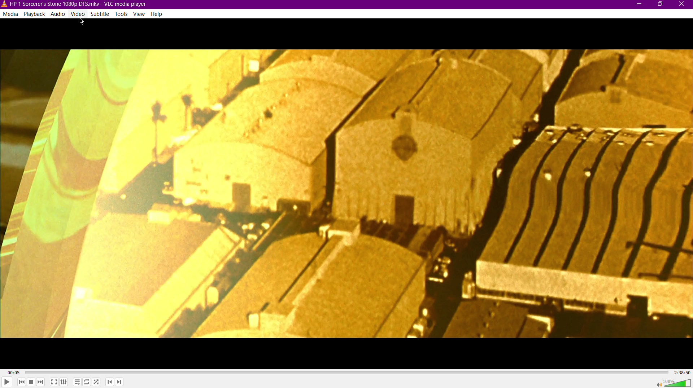  I want to click on Minimize, so click(641, 4).